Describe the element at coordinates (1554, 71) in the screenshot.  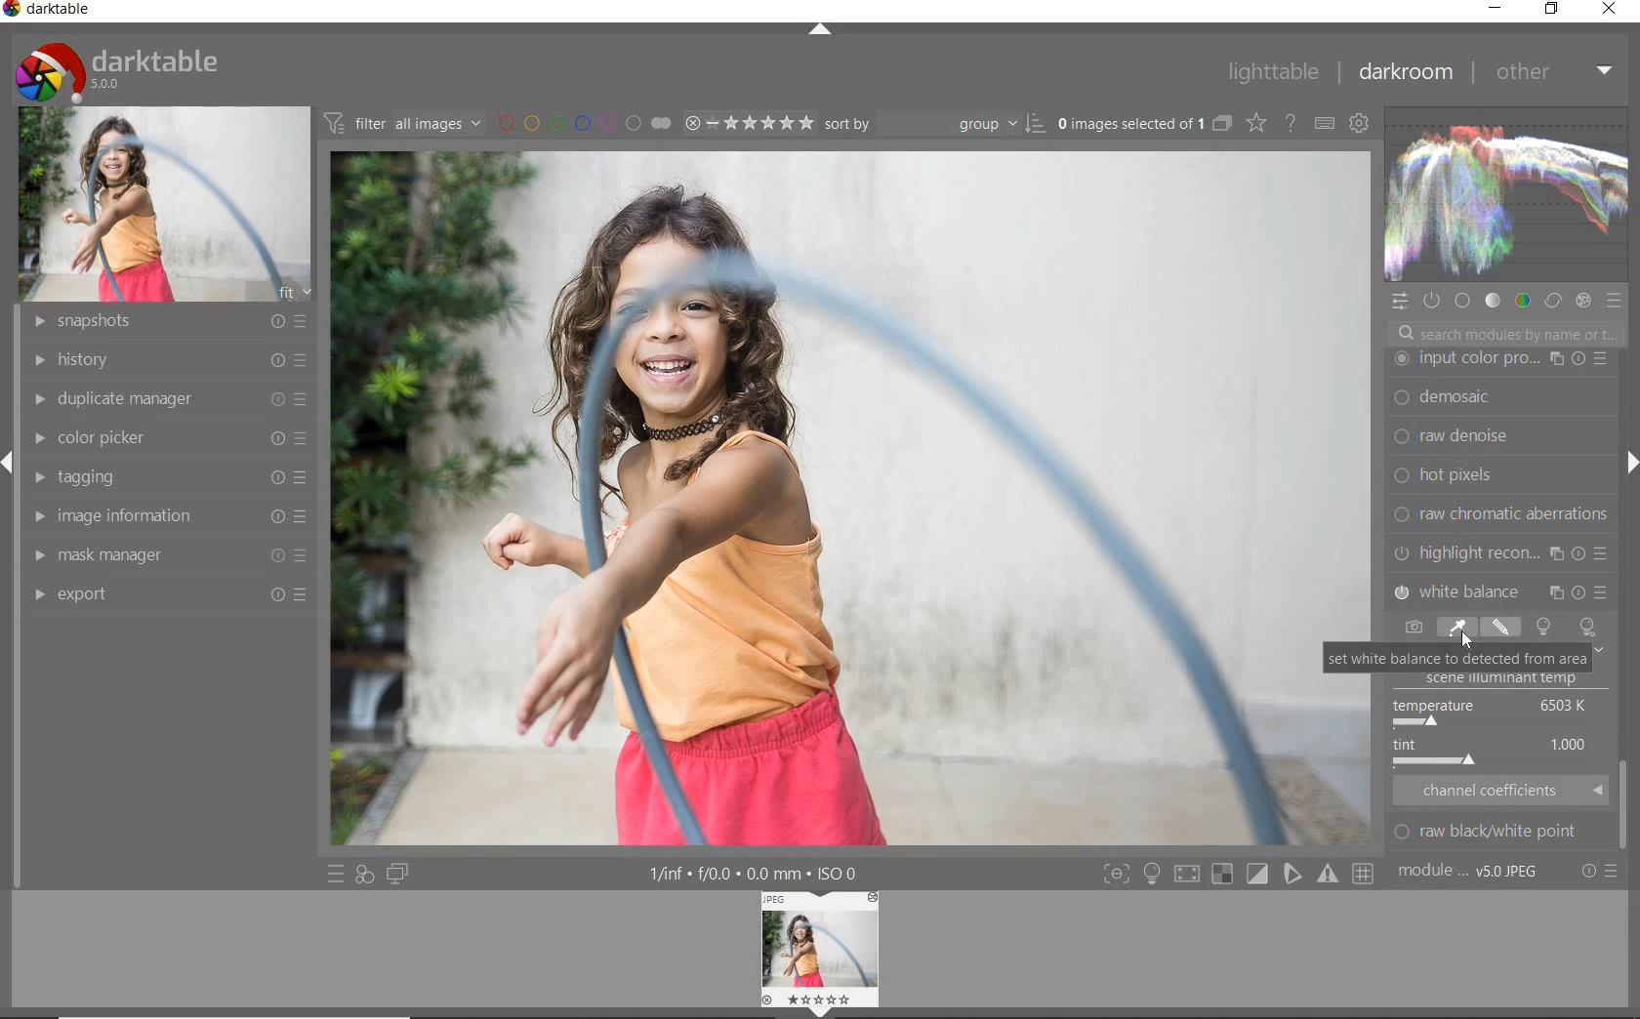
I see `other` at that location.